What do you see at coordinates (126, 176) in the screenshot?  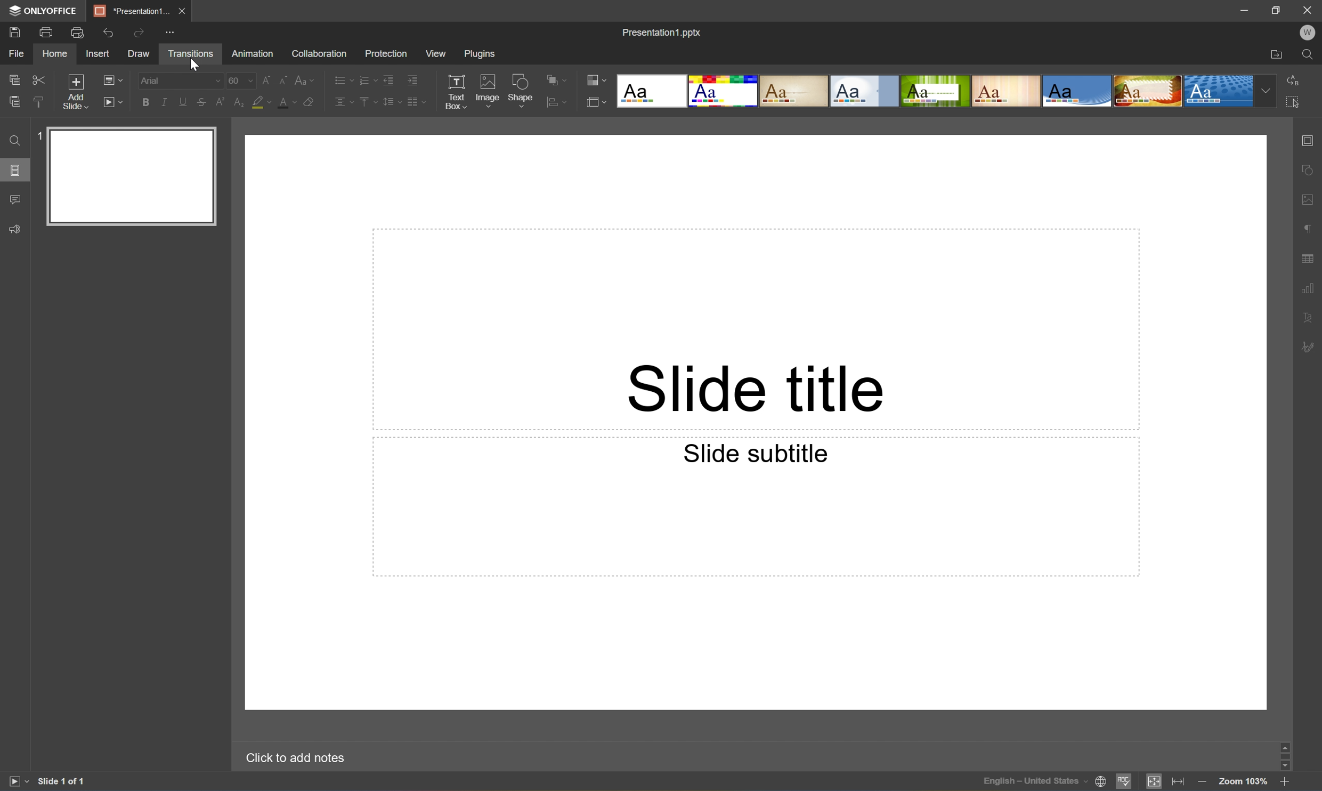 I see `Slide 1` at bounding box center [126, 176].